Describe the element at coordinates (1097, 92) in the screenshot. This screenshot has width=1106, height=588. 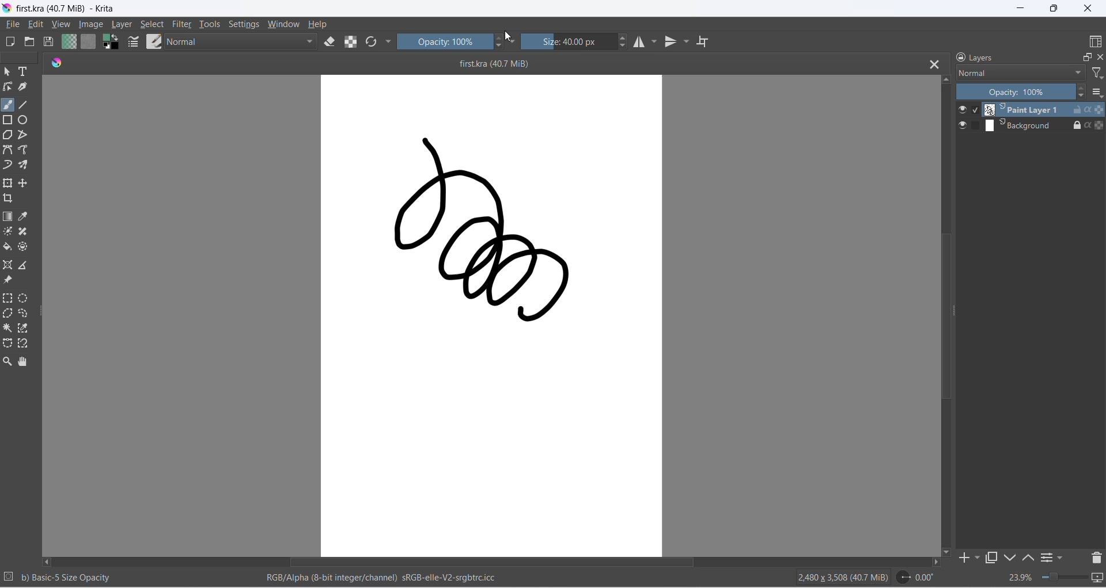
I see `opactity thumbnail options` at that location.